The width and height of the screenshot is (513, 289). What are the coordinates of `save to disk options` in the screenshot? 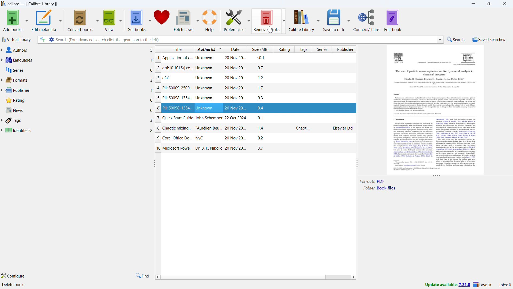 It's located at (349, 20).